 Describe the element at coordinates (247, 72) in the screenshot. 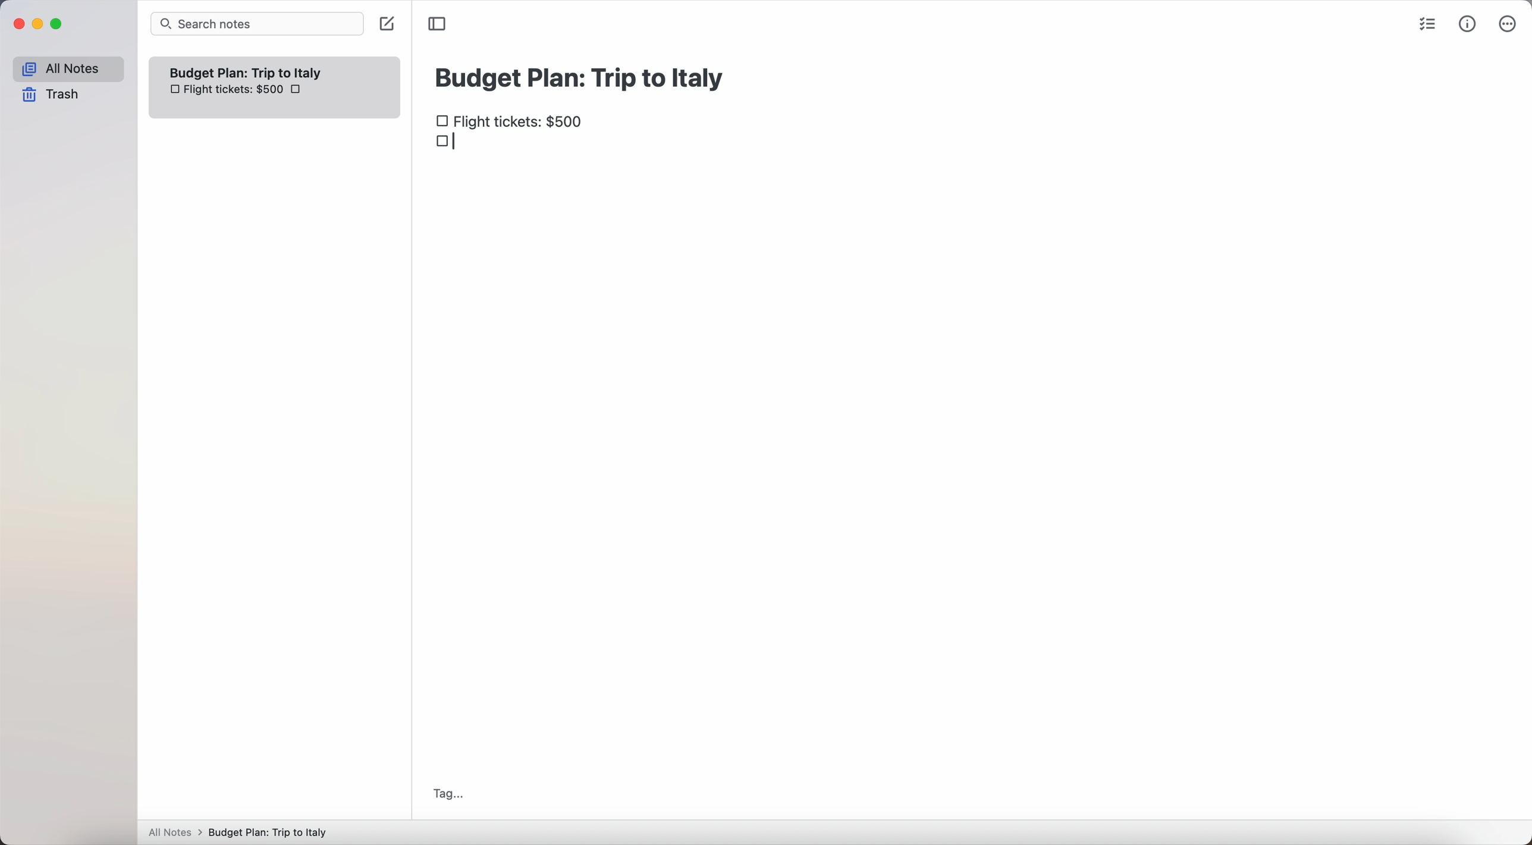

I see `Budget plan trip to Italy note` at that location.